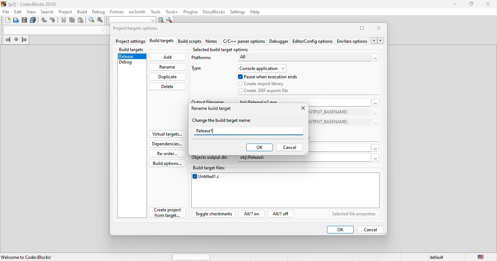 The width and height of the screenshot is (497, 261). Describe the element at coordinates (167, 87) in the screenshot. I see `delete` at that location.